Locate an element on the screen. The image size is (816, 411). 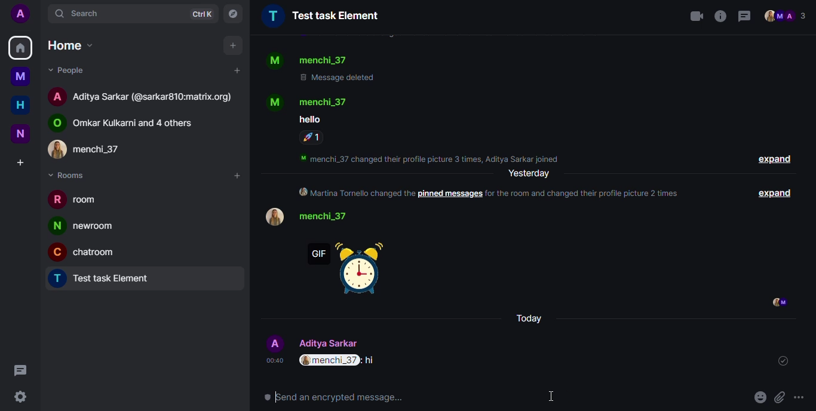
reaction is located at coordinates (311, 139).